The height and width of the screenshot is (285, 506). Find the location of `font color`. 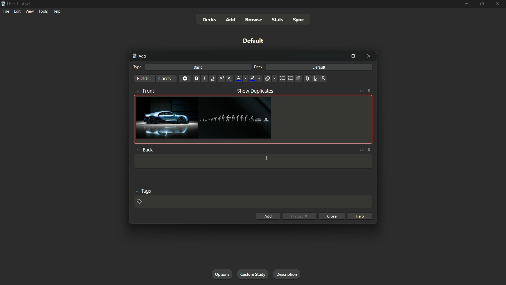

font color is located at coordinates (241, 78).